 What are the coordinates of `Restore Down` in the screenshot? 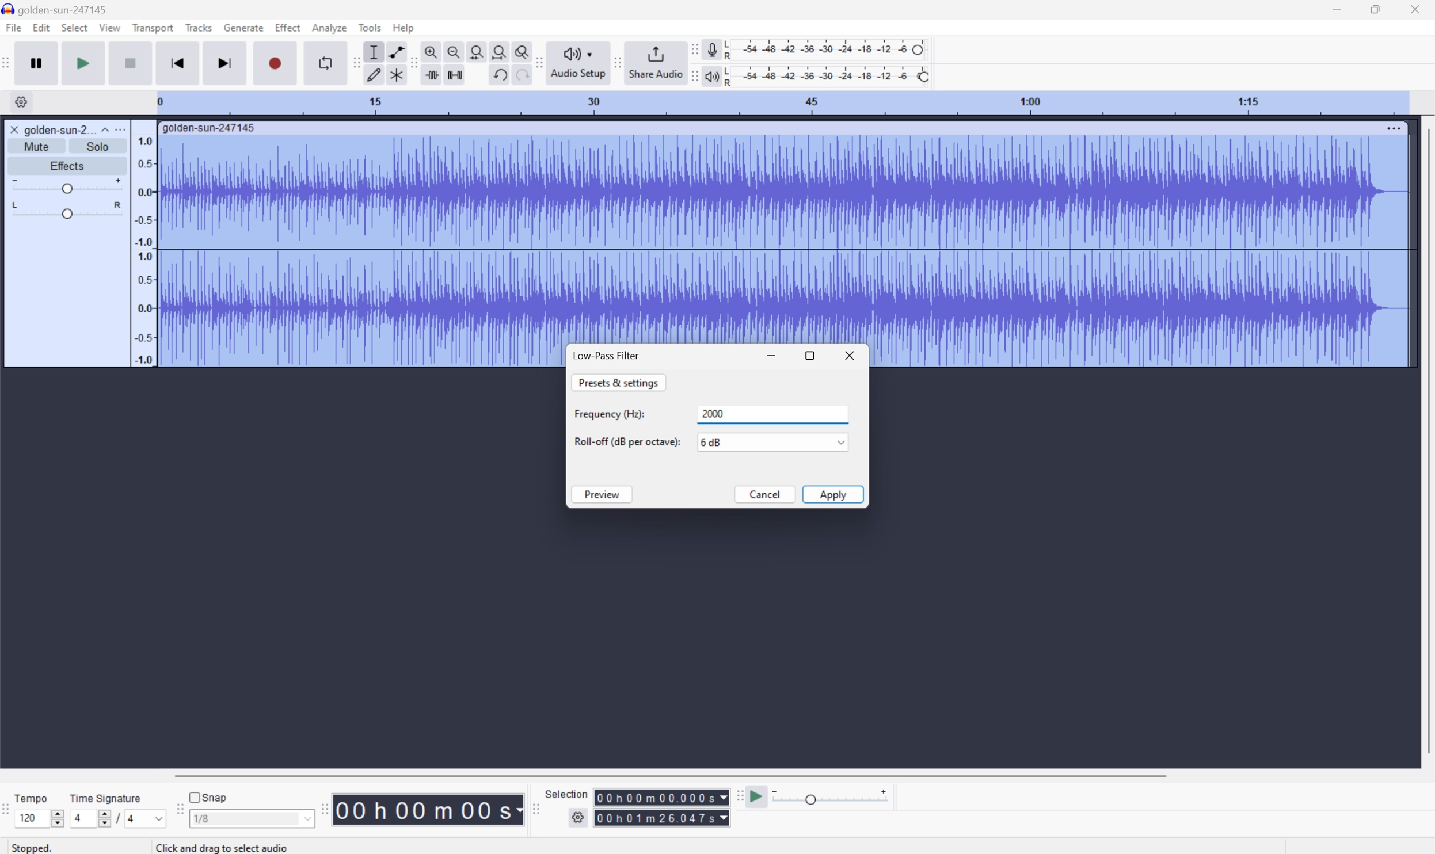 It's located at (1375, 10).